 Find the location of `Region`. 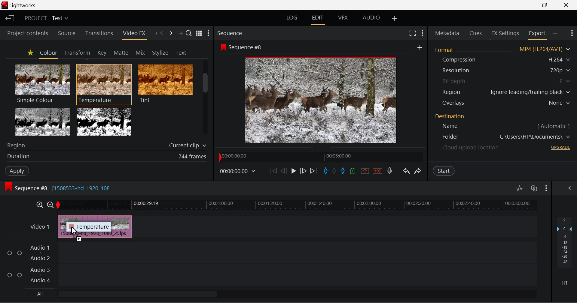

Region is located at coordinates (18, 145).